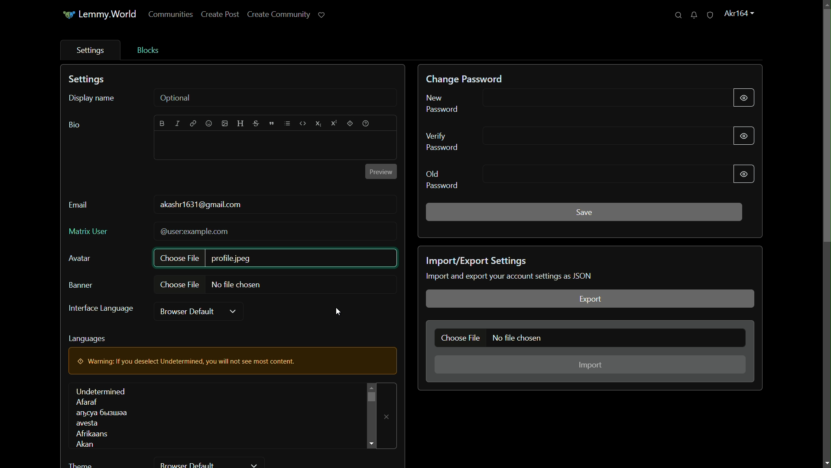 Image resolution: width=831 pixels, height=468 pixels. What do you see at coordinates (109, 13) in the screenshot?
I see `server name` at bounding box center [109, 13].